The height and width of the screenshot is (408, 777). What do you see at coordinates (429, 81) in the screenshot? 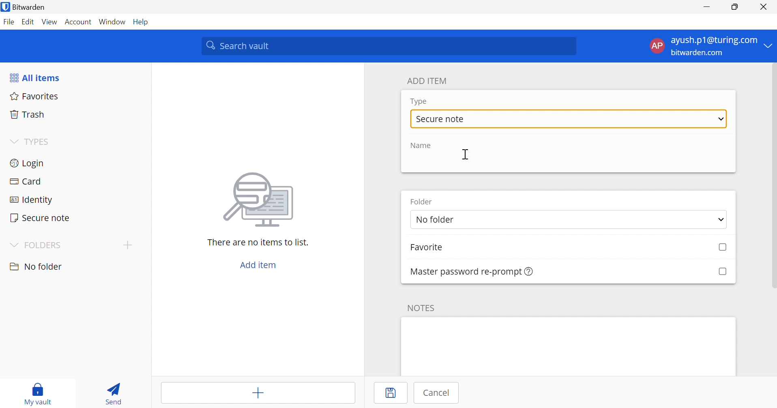
I see `ADDITEM` at bounding box center [429, 81].